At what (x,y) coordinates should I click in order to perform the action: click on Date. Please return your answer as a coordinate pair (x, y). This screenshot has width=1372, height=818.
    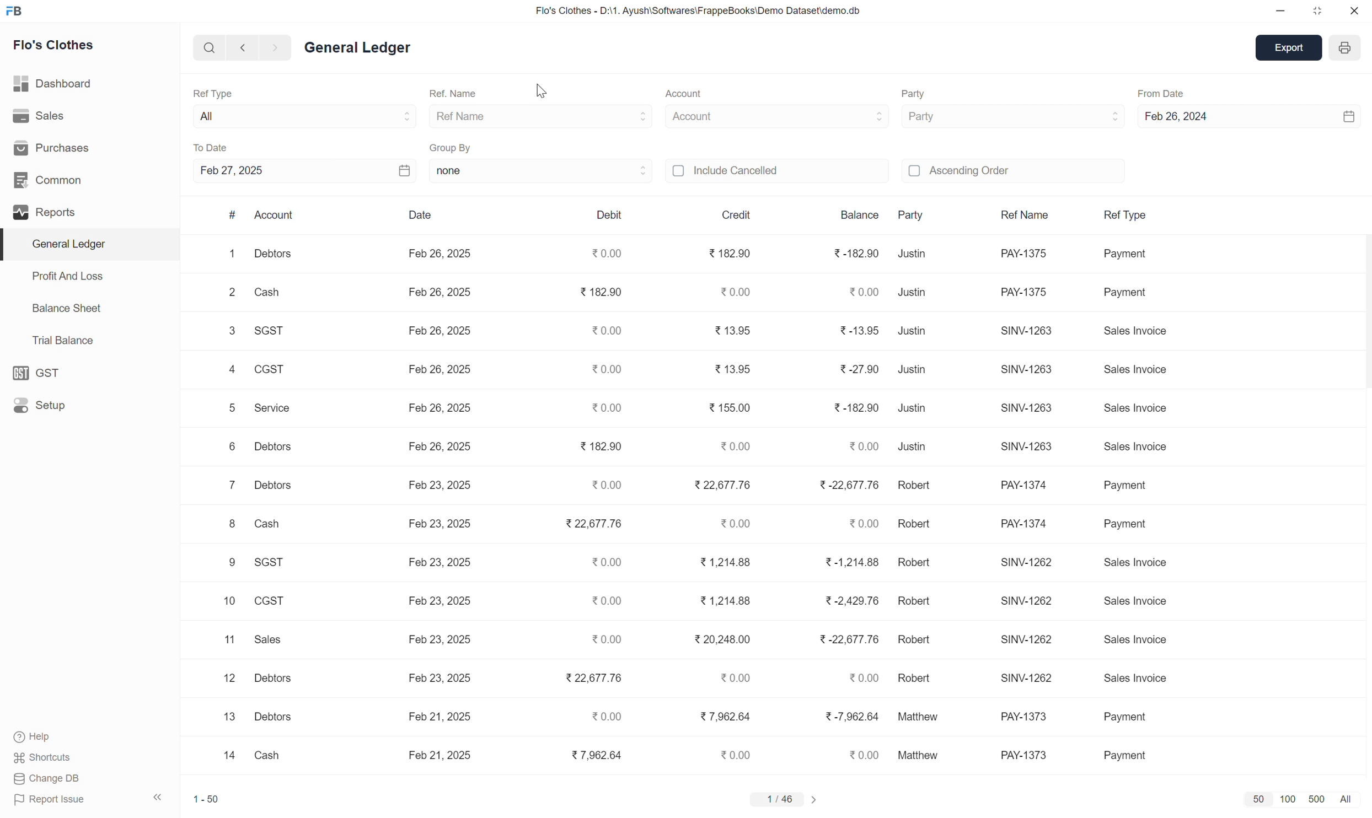
    Looking at the image, I should click on (421, 216).